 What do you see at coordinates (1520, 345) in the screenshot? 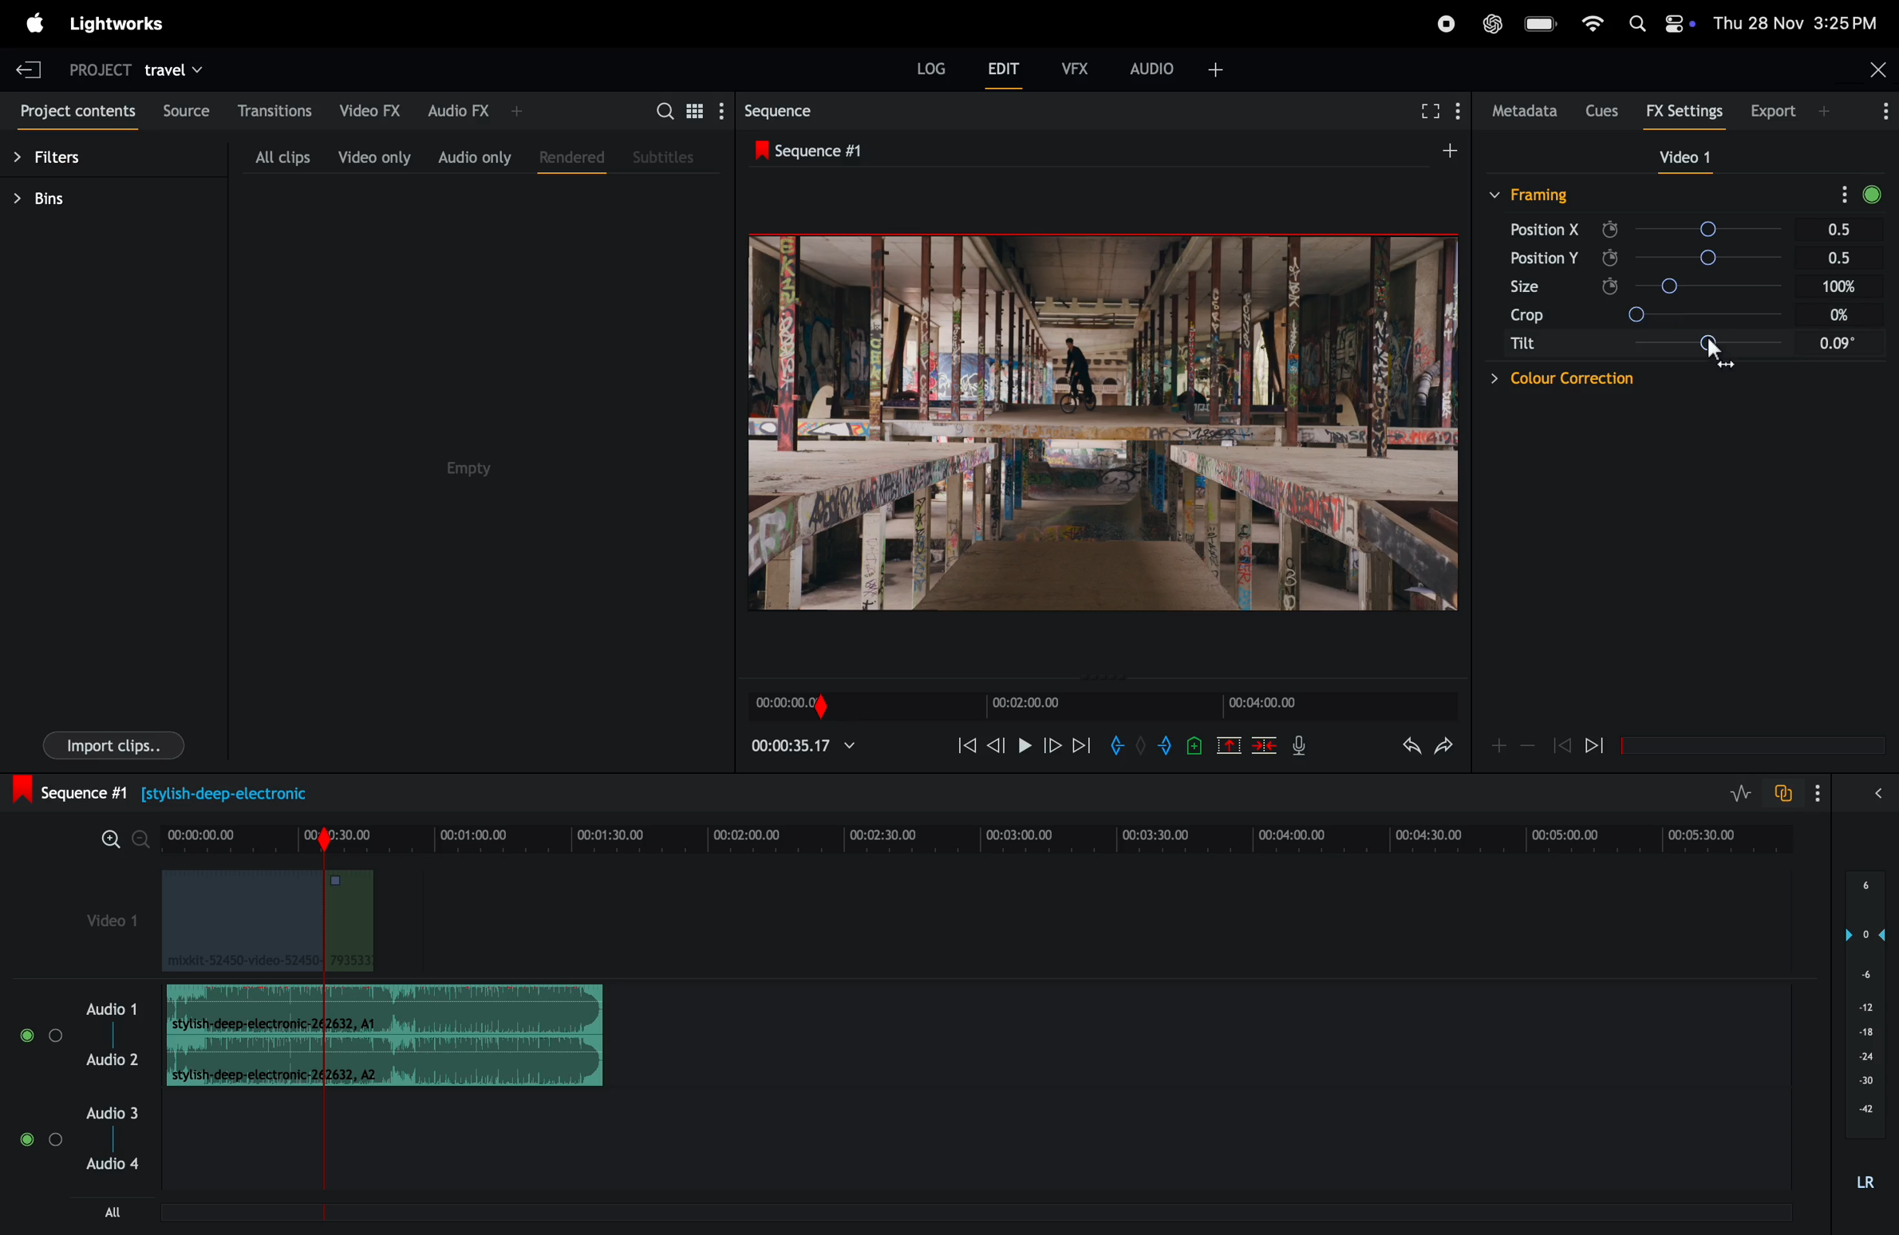
I see `tilt` at bounding box center [1520, 345].